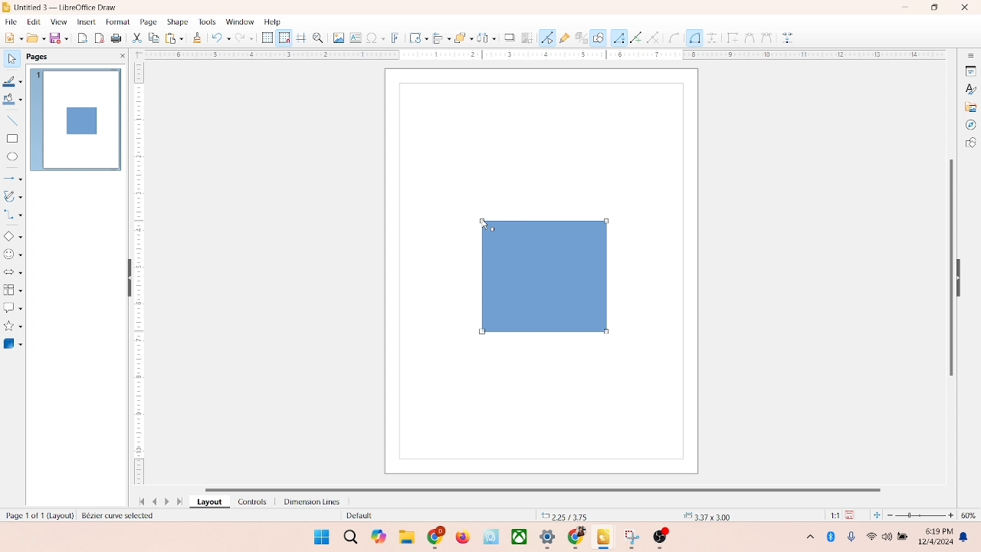  I want to click on search, so click(351, 537).